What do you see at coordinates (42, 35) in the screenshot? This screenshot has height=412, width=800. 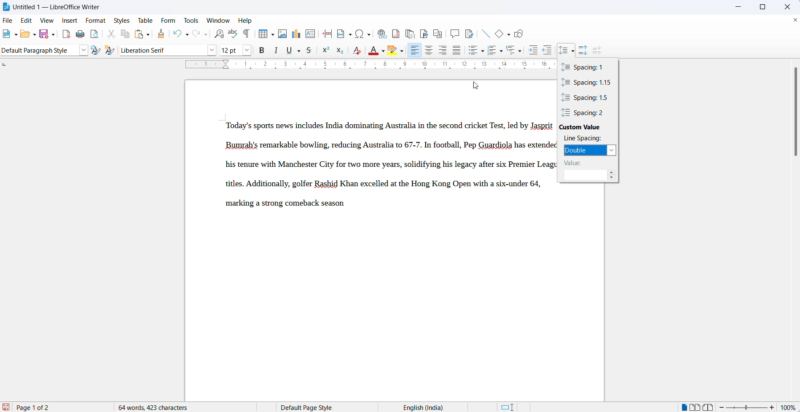 I see `save` at bounding box center [42, 35].